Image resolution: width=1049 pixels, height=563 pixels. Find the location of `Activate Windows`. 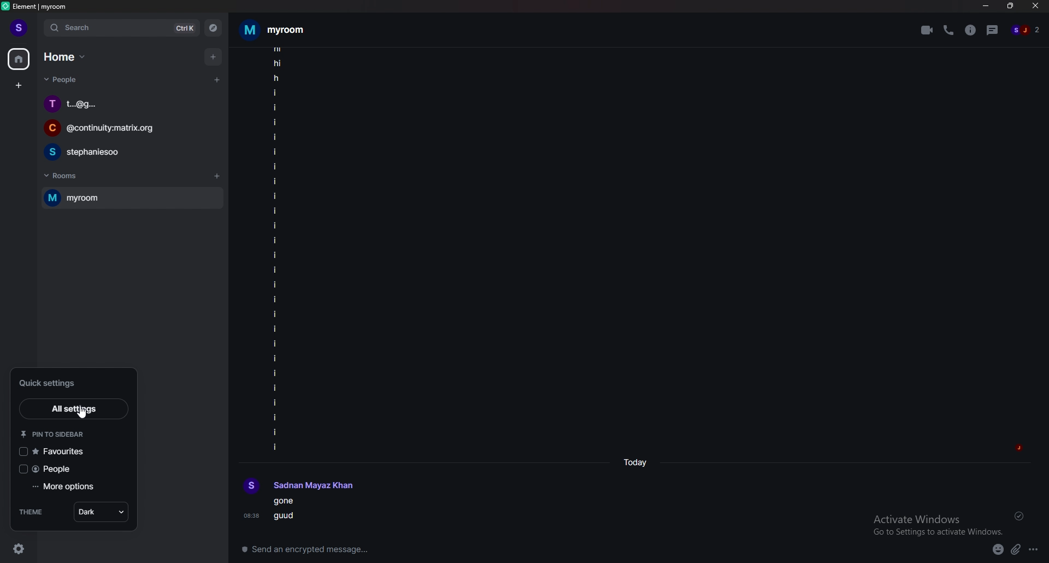

Activate Windows is located at coordinates (934, 524).